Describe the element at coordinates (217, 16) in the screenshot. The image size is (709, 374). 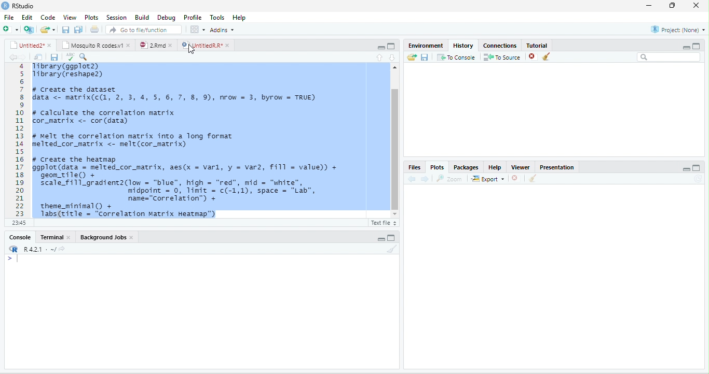
I see `tools` at that location.